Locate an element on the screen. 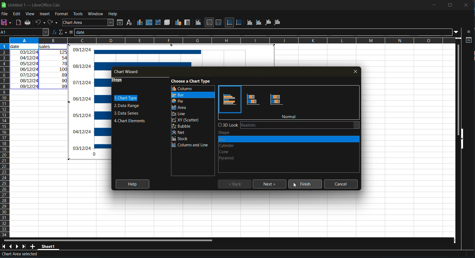 The height and width of the screenshot is (258, 475). format selection is located at coordinates (119, 23).